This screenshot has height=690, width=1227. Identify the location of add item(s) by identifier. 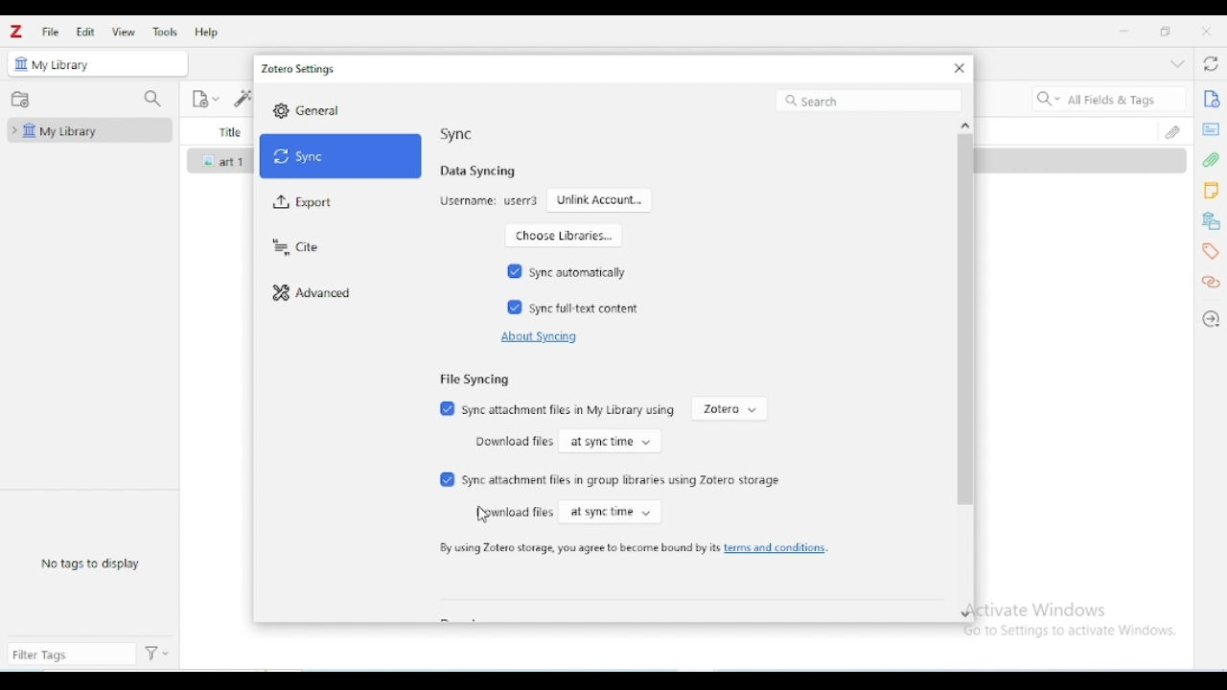
(241, 98).